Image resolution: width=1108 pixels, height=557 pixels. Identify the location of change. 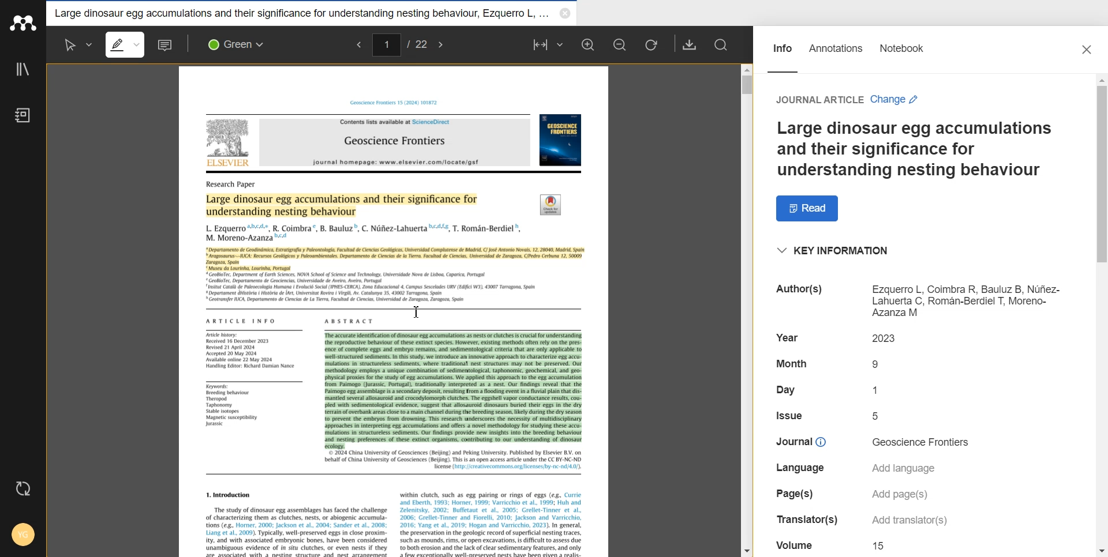
(894, 100).